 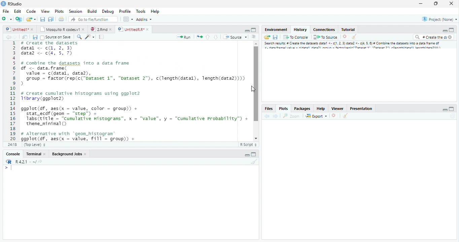 What do you see at coordinates (32, 19) in the screenshot?
I see `Create a new file` at bounding box center [32, 19].